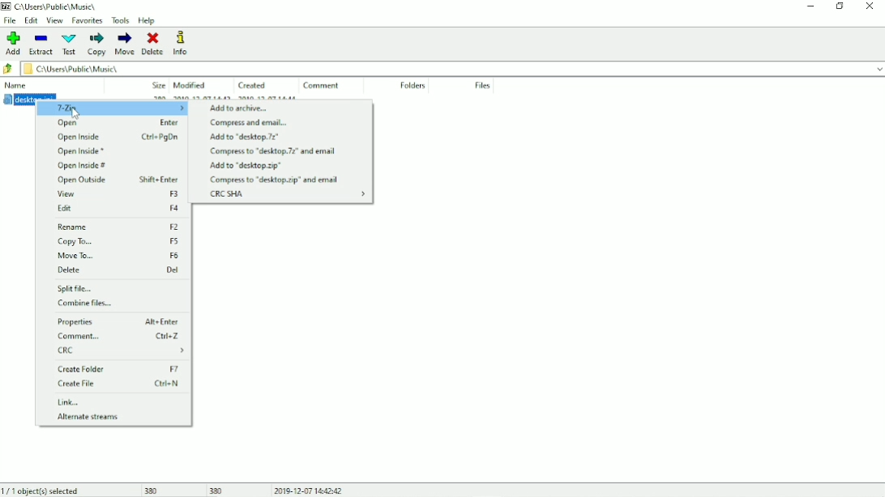  Describe the element at coordinates (121, 20) in the screenshot. I see `Tools` at that location.